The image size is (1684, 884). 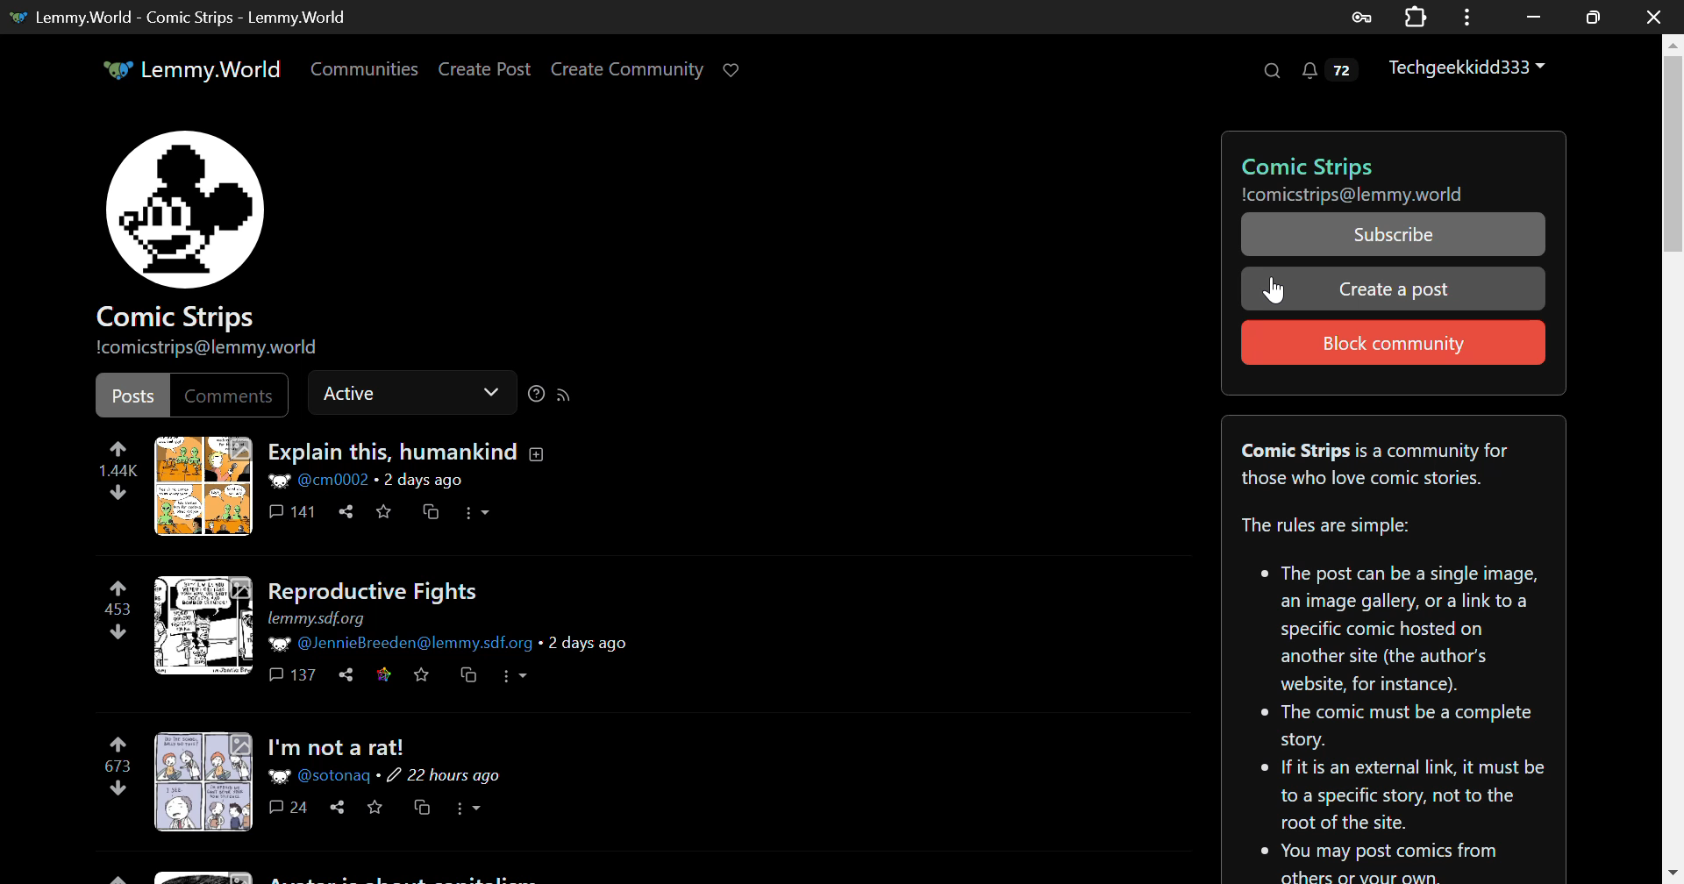 I want to click on @jennieBreeden@lemmy.sdf.org, so click(x=400, y=644).